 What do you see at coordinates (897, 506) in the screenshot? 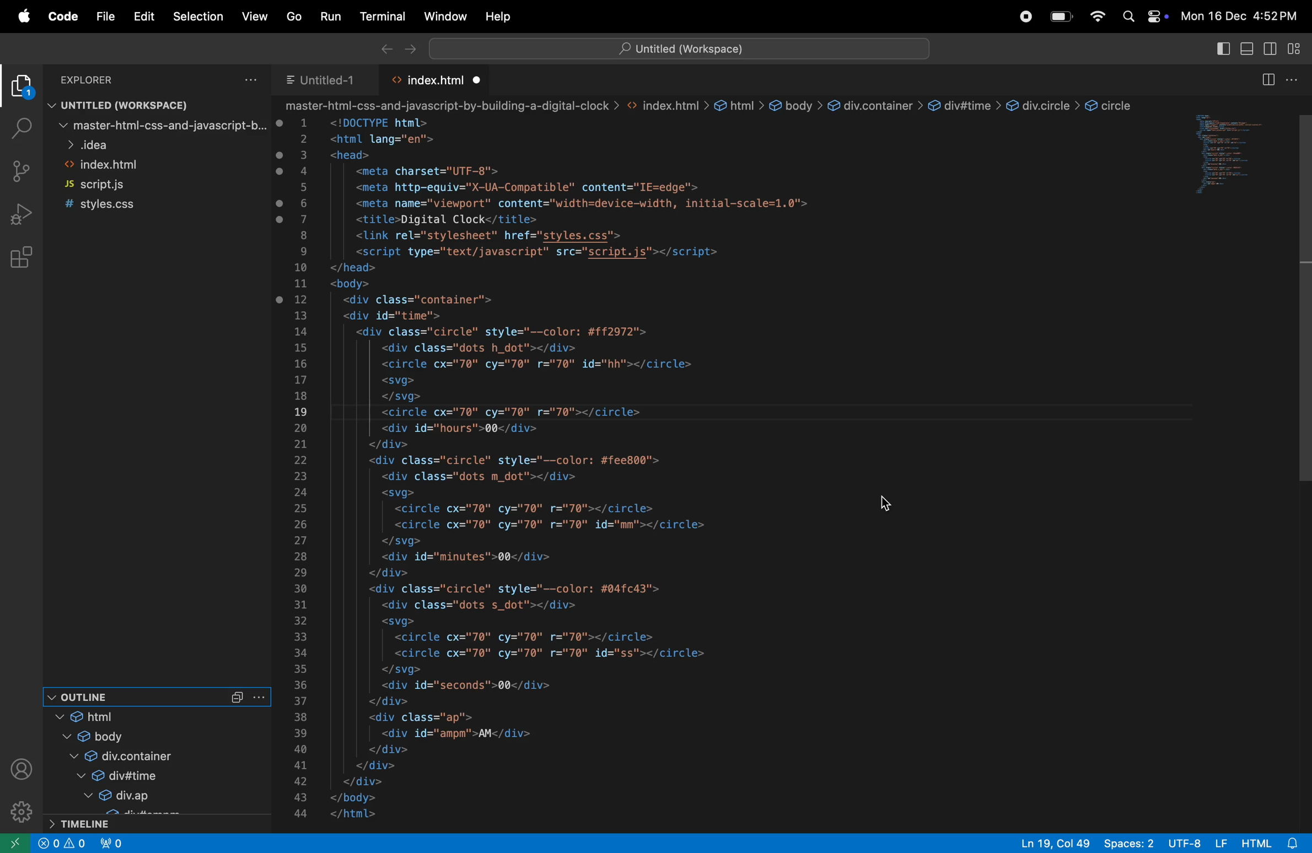
I see `cursor` at bounding box center [897, 506].